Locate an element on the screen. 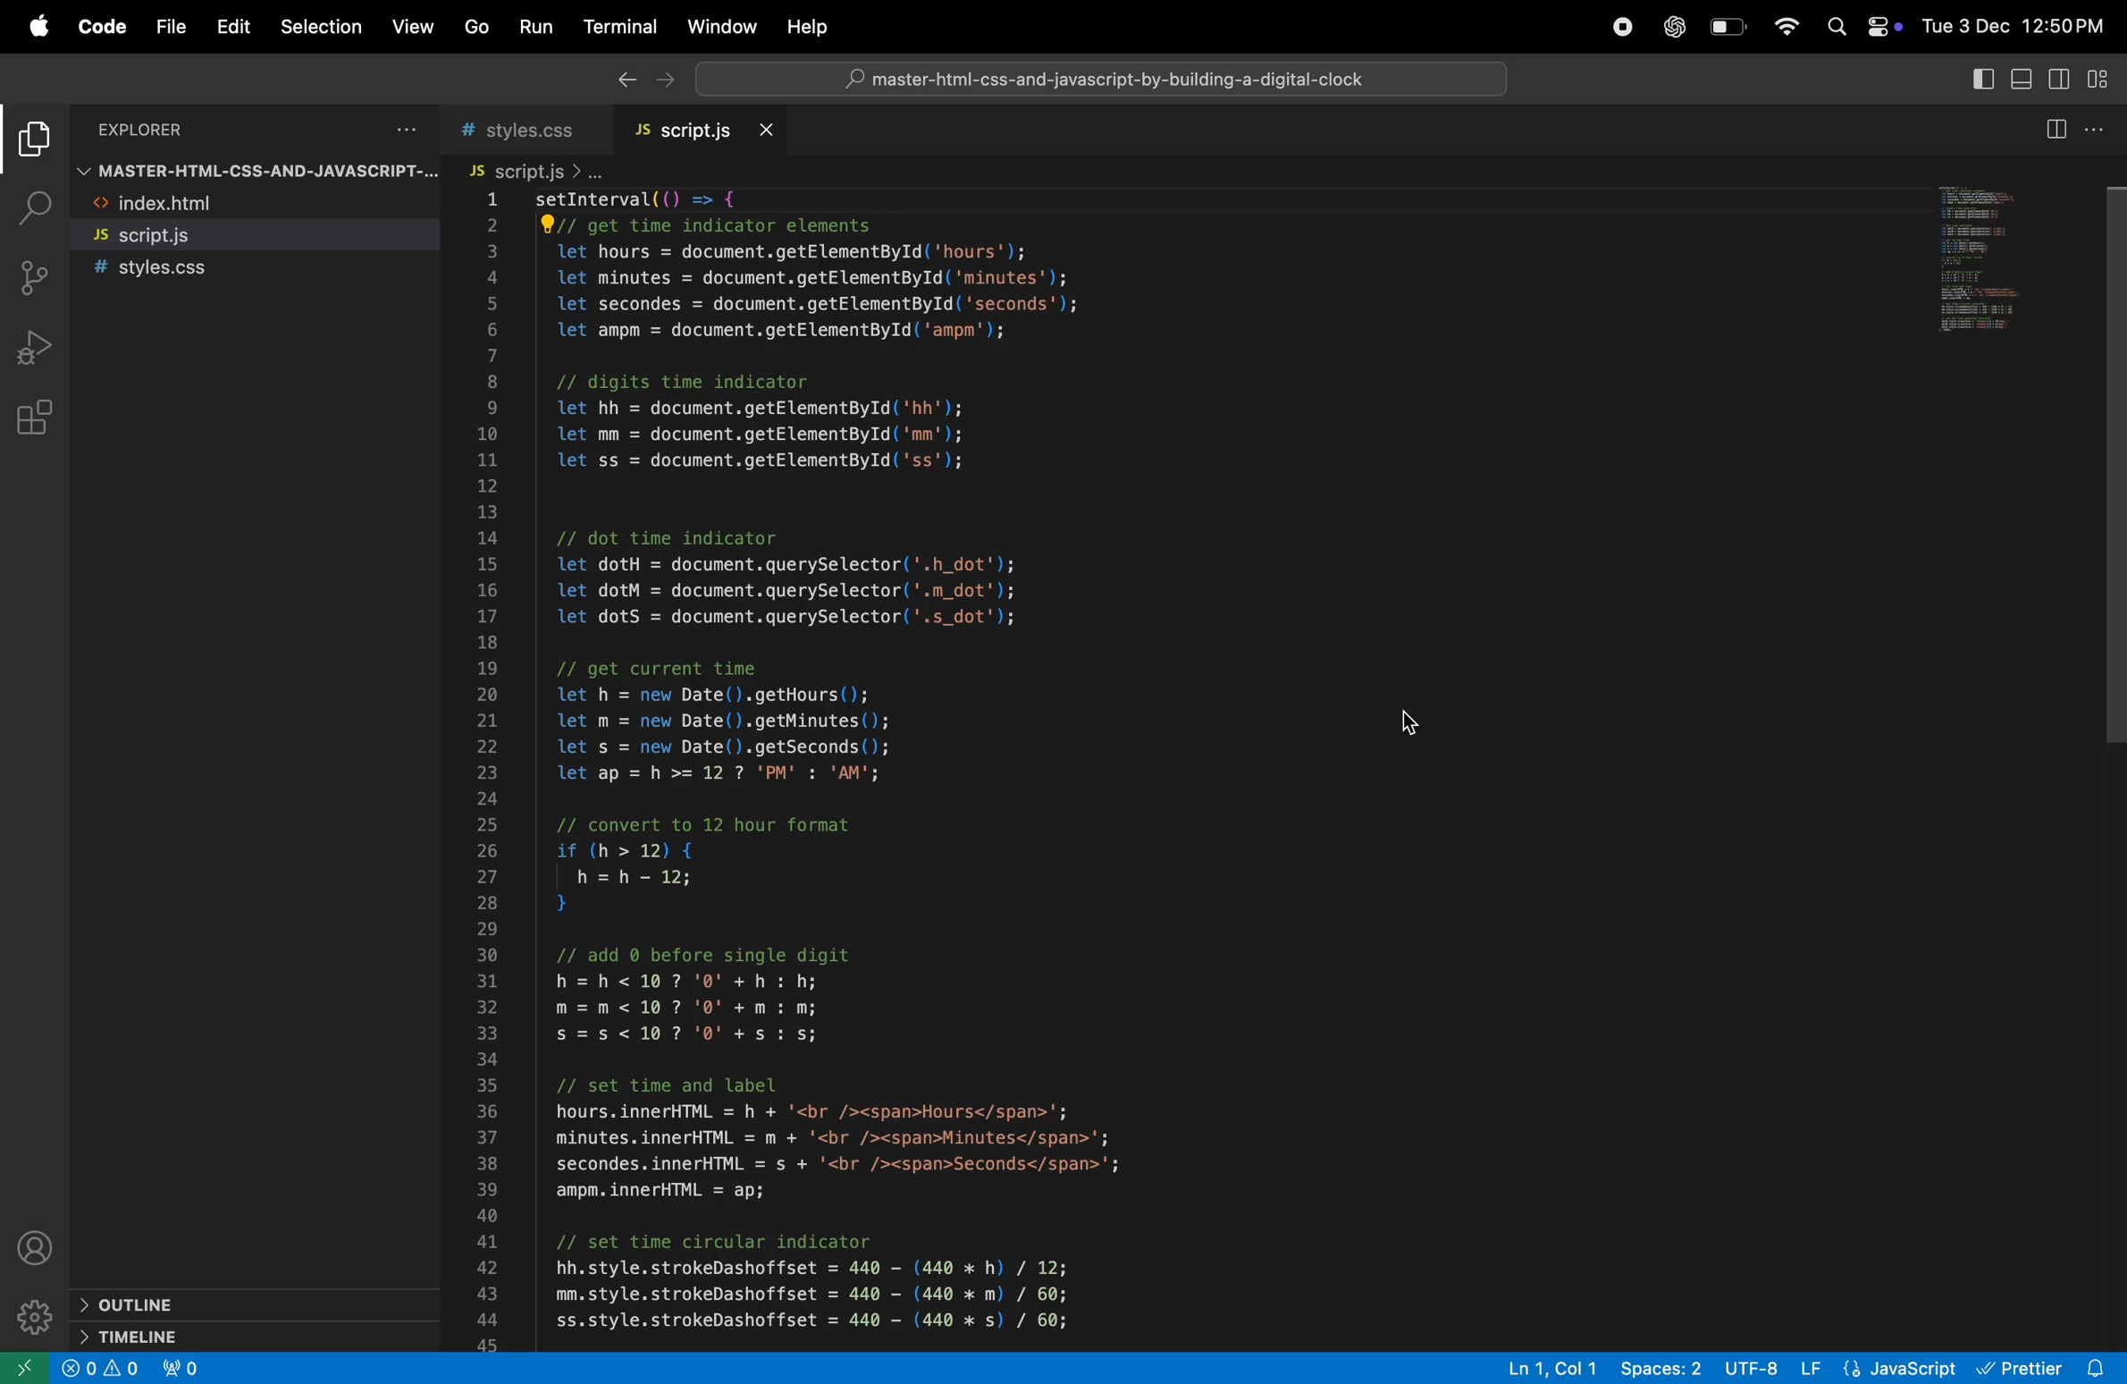 This screenshot has height=1384, width=2127. ln 1 col 1 is located at coordinates (1543, 1371).